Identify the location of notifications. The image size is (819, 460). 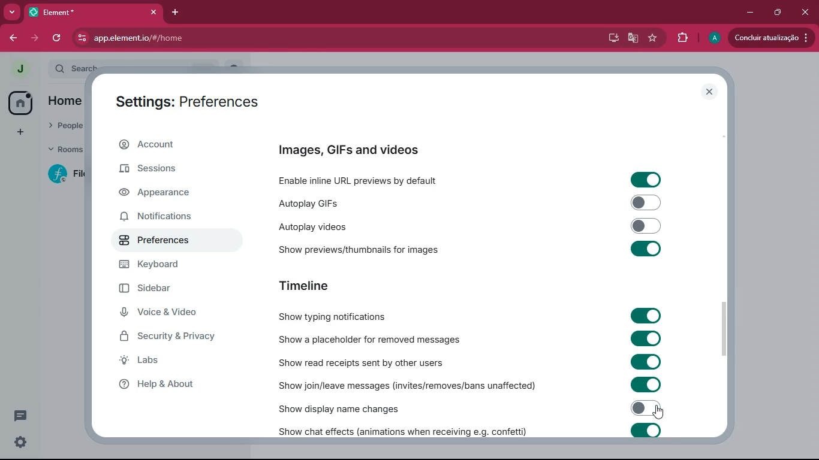
(155, 217).